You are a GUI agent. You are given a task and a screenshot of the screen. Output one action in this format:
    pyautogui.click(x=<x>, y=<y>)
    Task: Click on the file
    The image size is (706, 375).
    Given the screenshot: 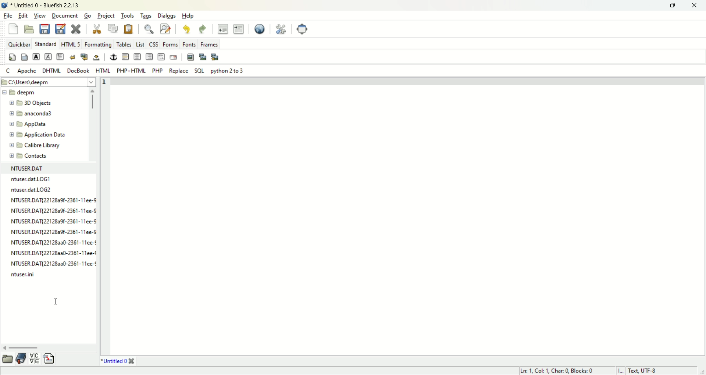 What is the action you would take?
    pyautogui.click(x=7, y=15)
    